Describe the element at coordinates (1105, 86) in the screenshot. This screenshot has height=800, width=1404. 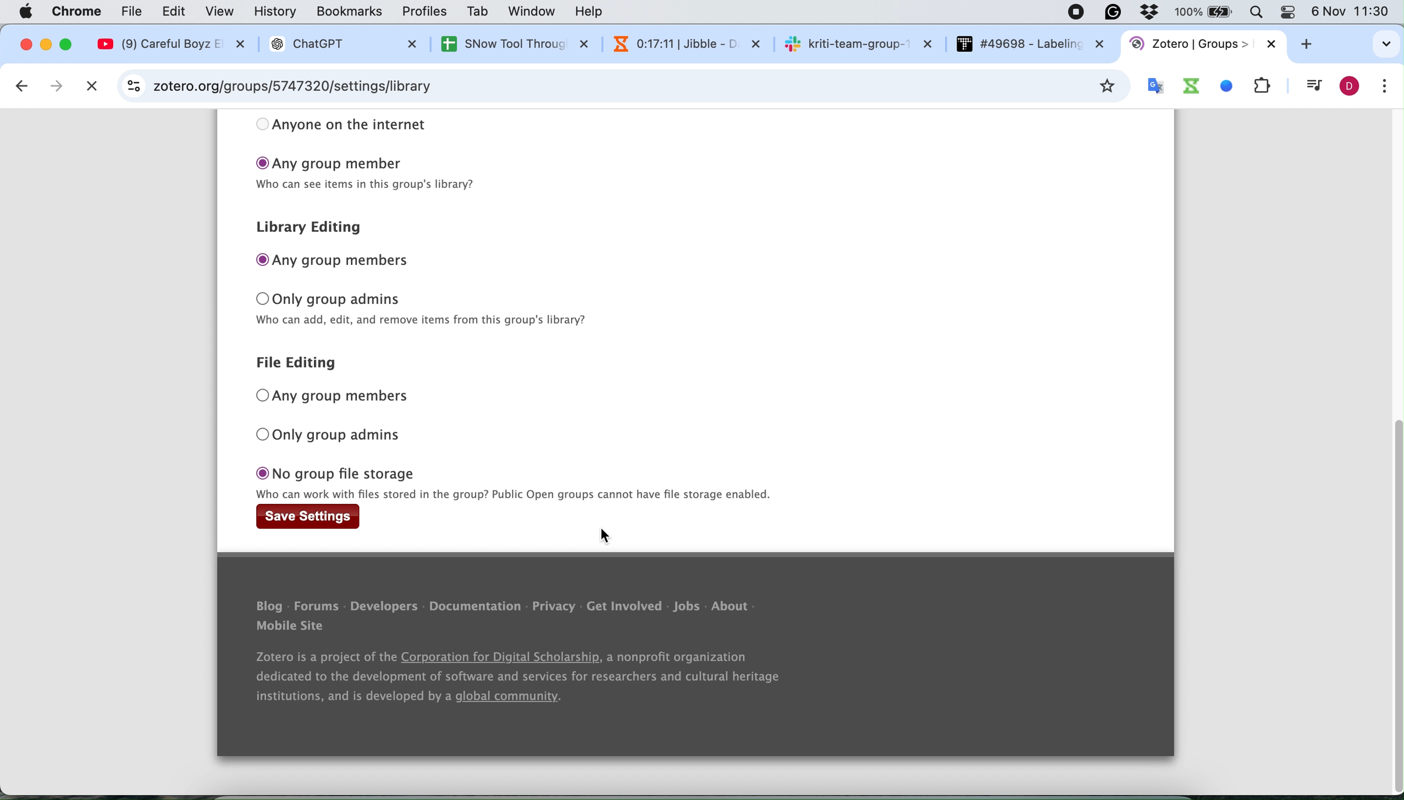
I see `bookmark` at that location.